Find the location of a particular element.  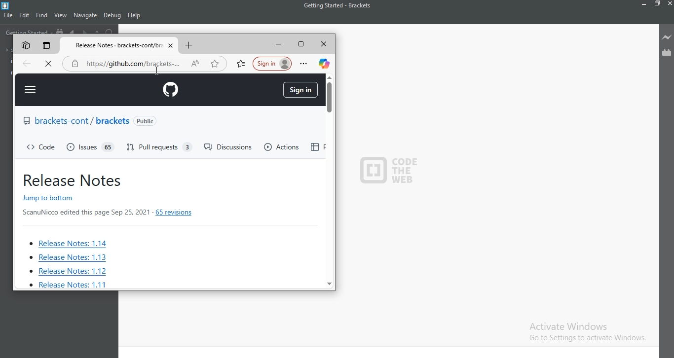

release notes 1.13 is located at coordinates (68, 257).